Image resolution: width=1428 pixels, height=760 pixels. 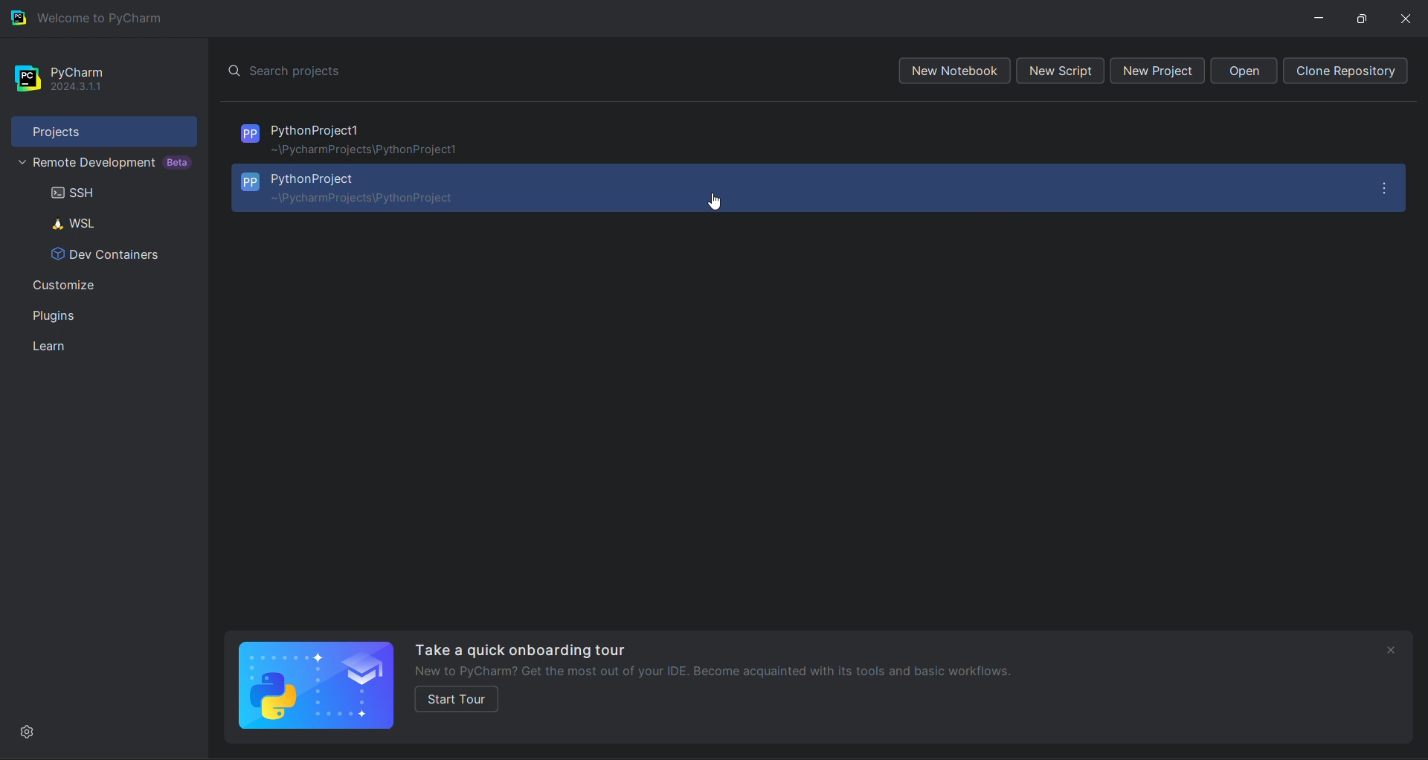 I want to click on opuions, so click(x=1389, y=186).